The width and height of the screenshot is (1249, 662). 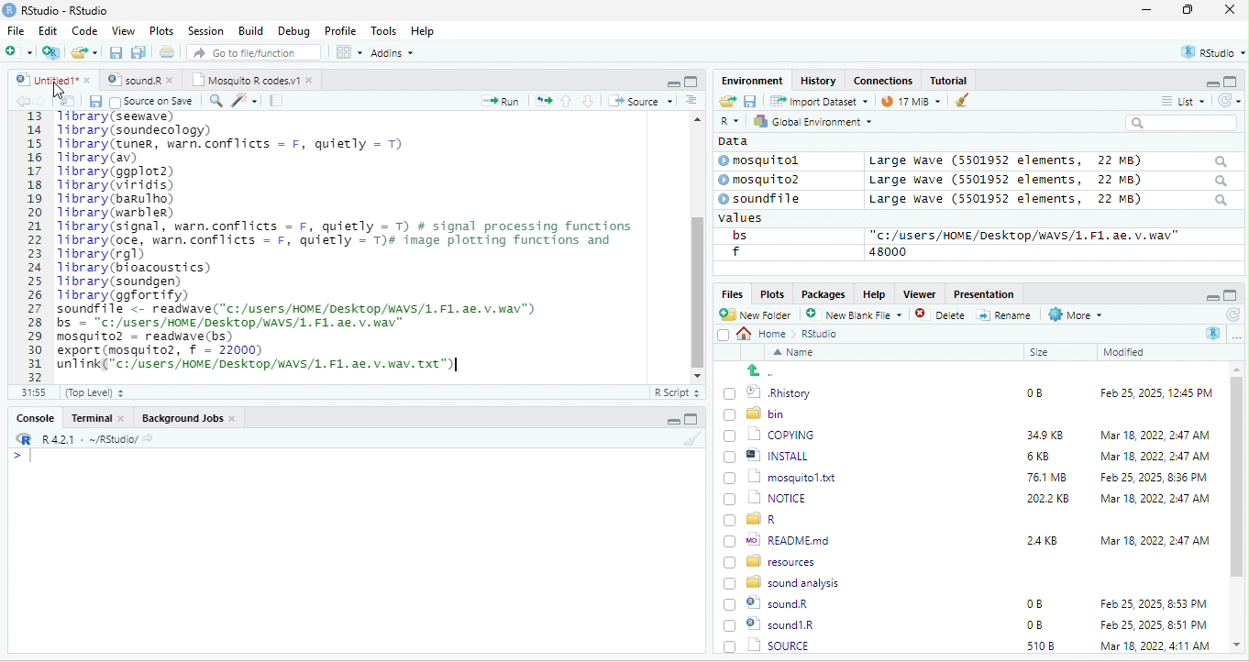 What do you see at coordinates (86, 52) in the screenshot?
I see `folder` at bounding box center [86, 52].